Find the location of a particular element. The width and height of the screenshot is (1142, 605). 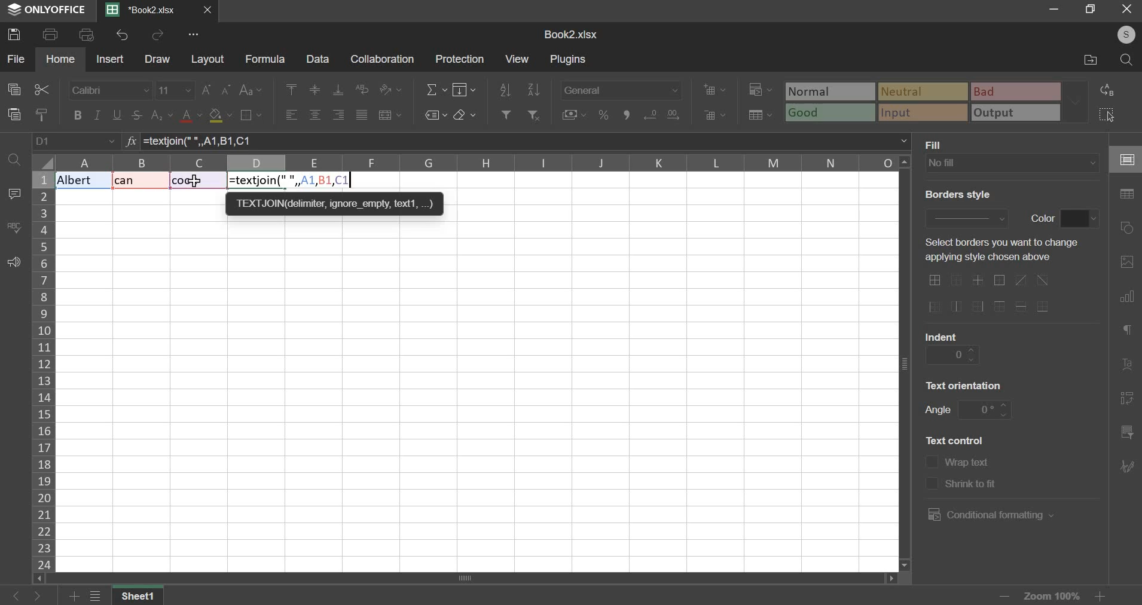

print is located at coordinates (51, 35).